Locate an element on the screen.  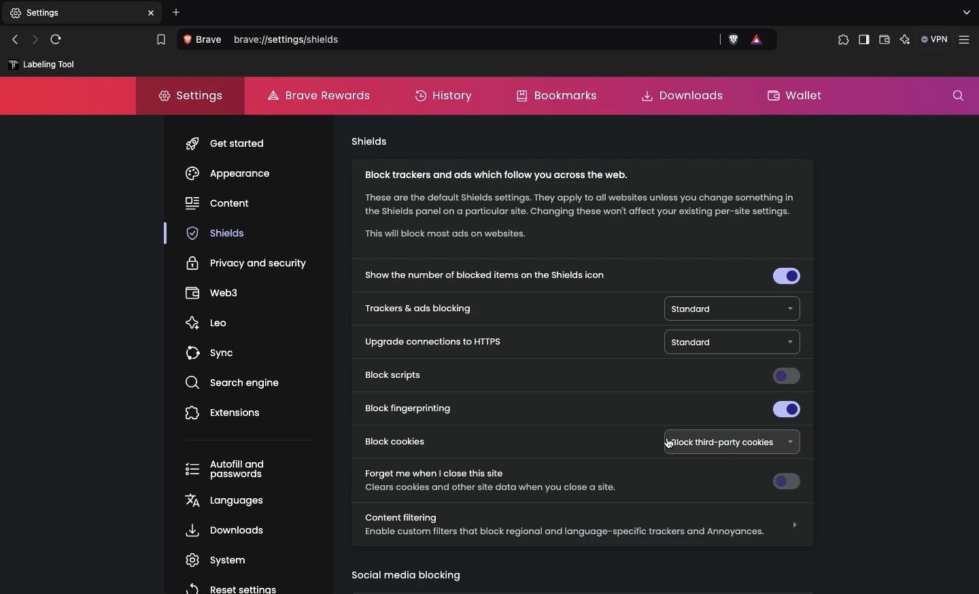
Content filtering Enable custom filters that block regional and language-specific trackers and Annoyances. is located at coordinates (583, 525).